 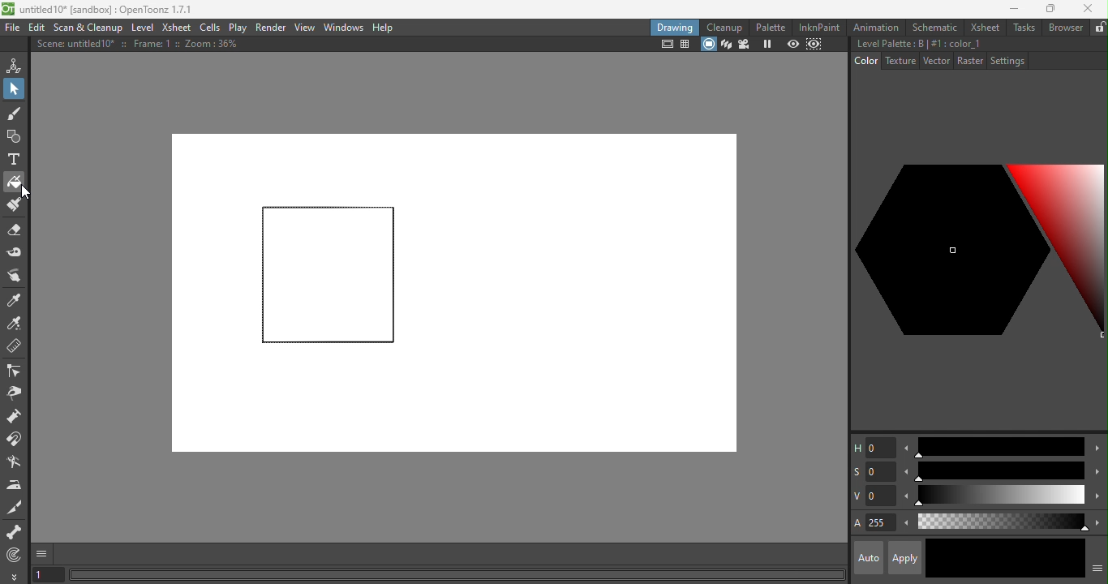 I want to click on H, so click(x=873, y=447).